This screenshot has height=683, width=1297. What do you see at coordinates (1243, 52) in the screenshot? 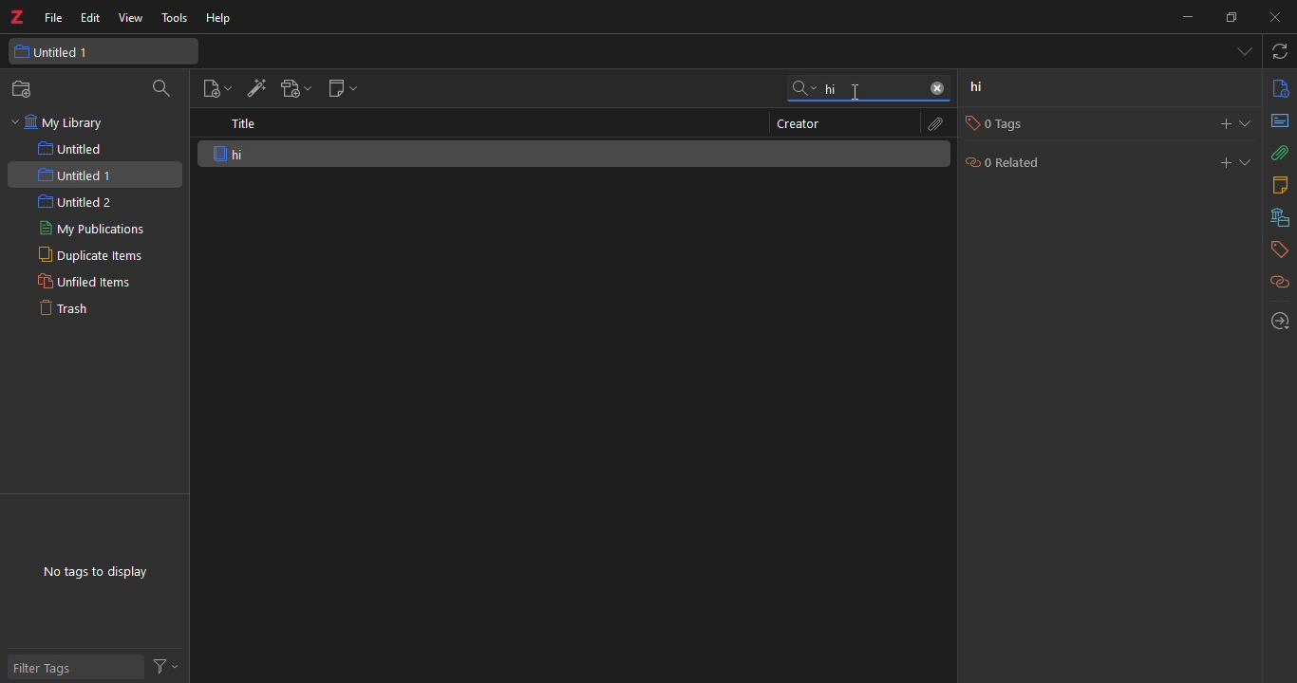
I see `tabs` at bounding box center [1243, 52].